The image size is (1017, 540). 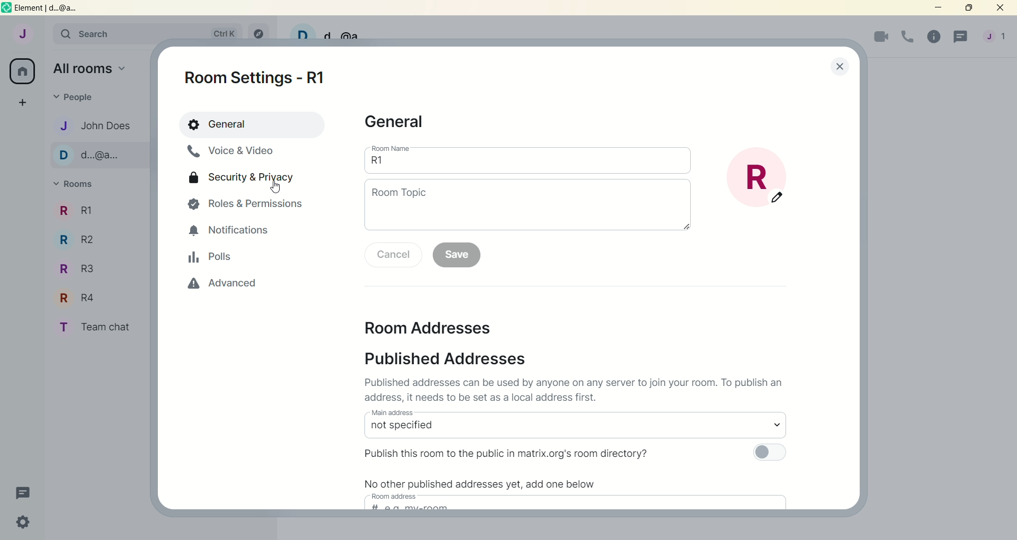 I want to click on room info, so click(x=932, y=36).